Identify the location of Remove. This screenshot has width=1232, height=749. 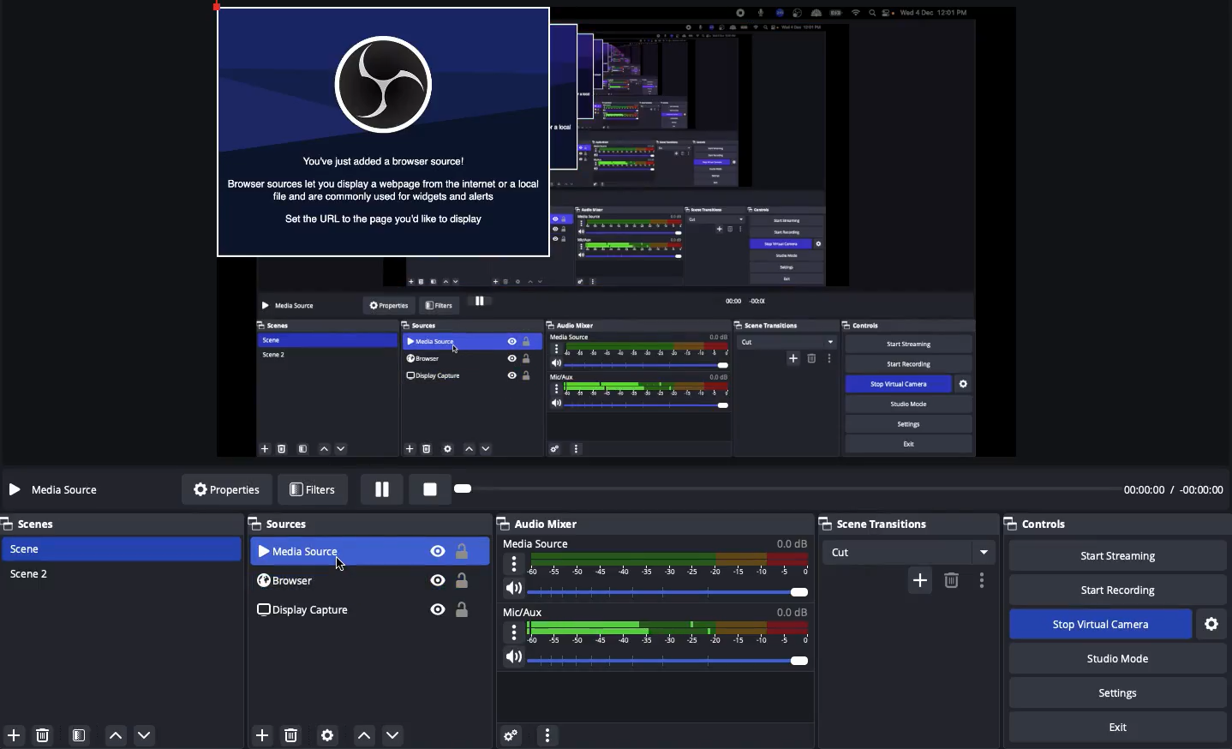
(952, 581).